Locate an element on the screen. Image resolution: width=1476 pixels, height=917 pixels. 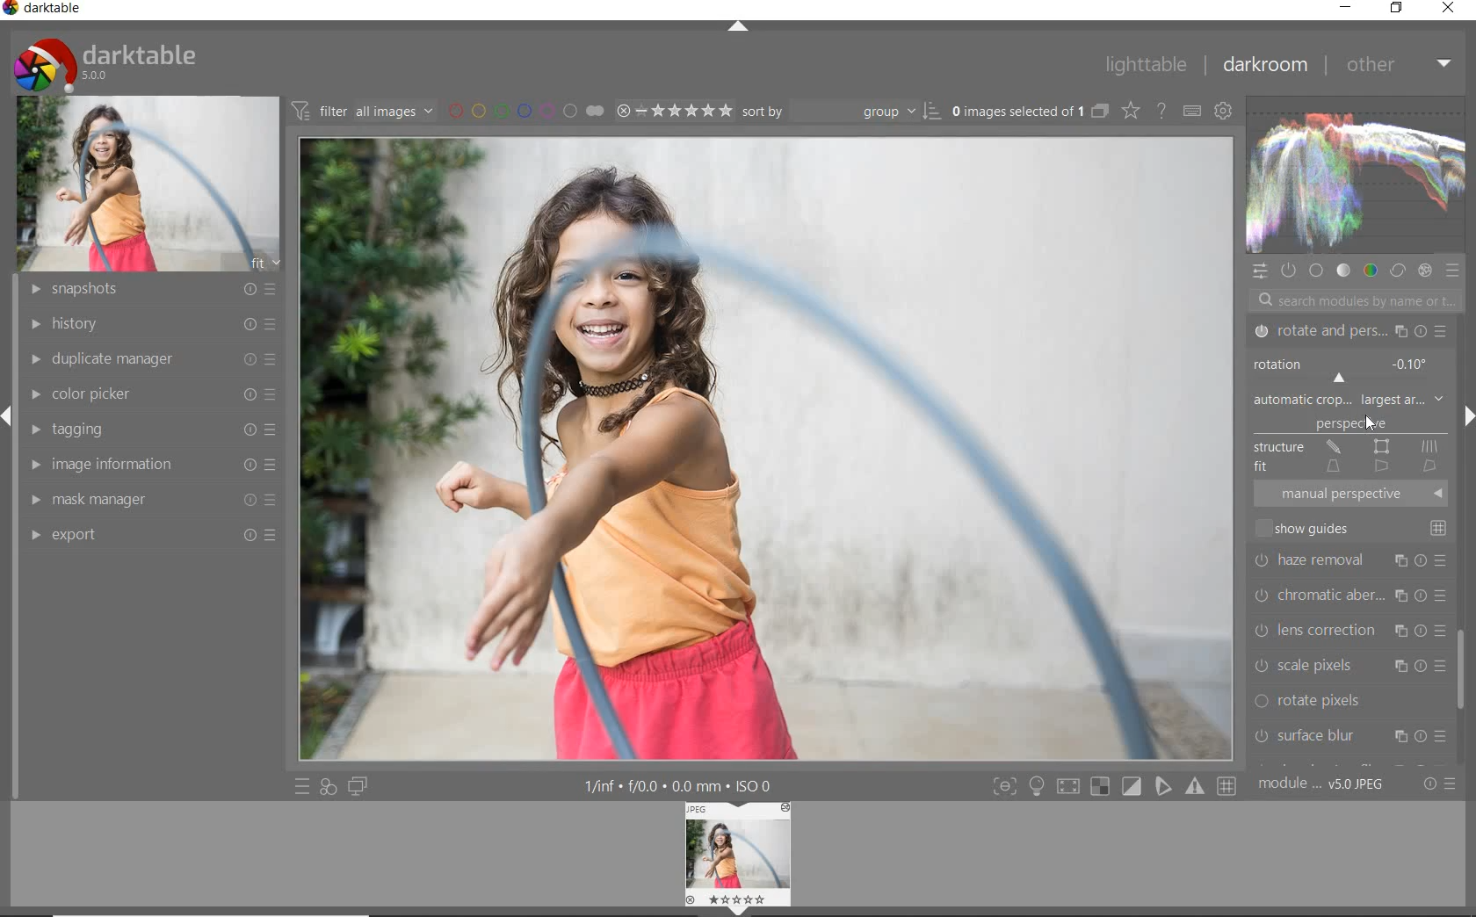
tagging is located at coordinates (152, 429).